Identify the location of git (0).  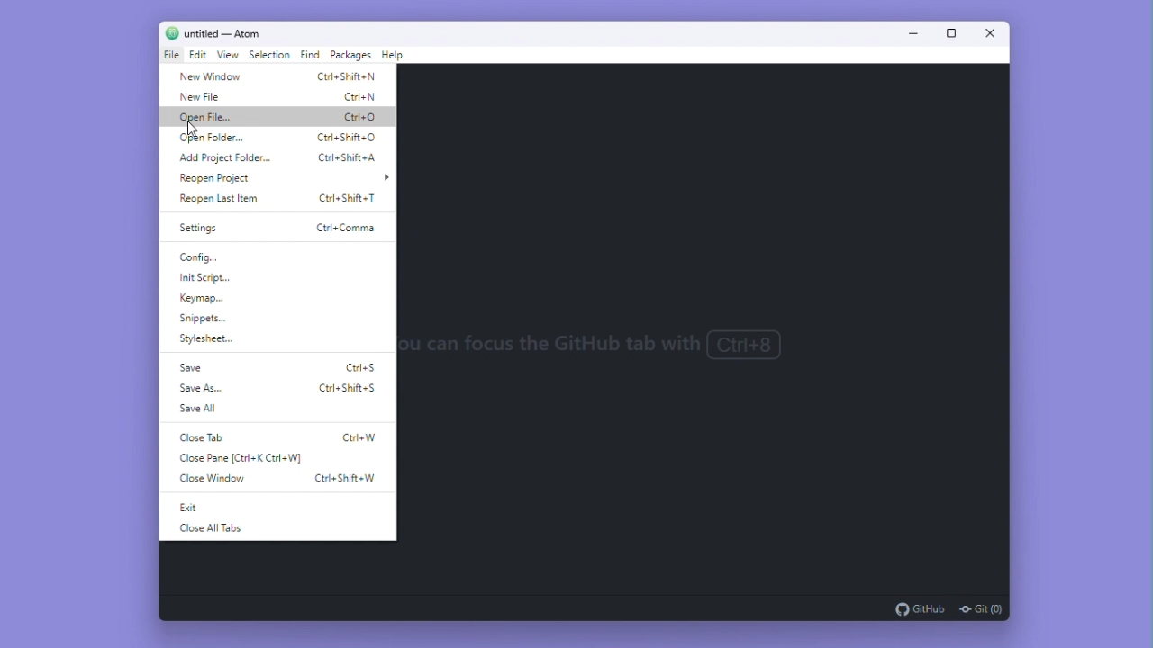
(979, 608).